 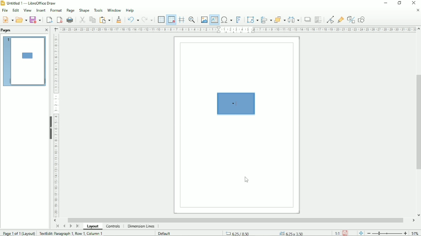 I want to click on Save, so click(x=8, y=20).